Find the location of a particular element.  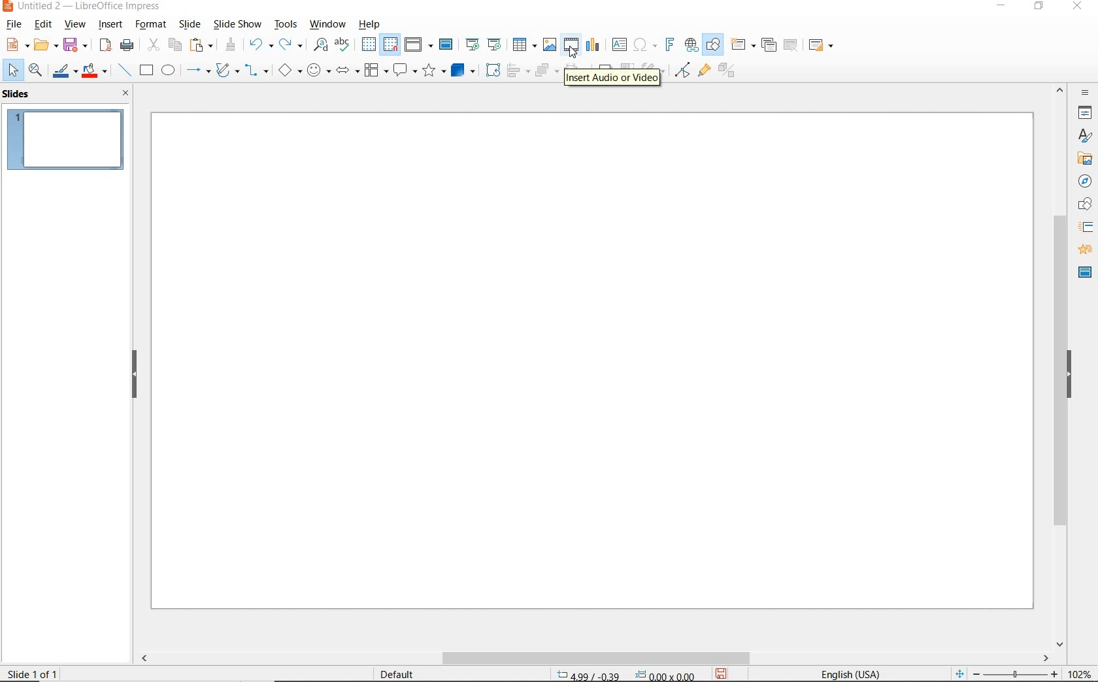

NEW SLIDE is located at coordinates (742, 44).